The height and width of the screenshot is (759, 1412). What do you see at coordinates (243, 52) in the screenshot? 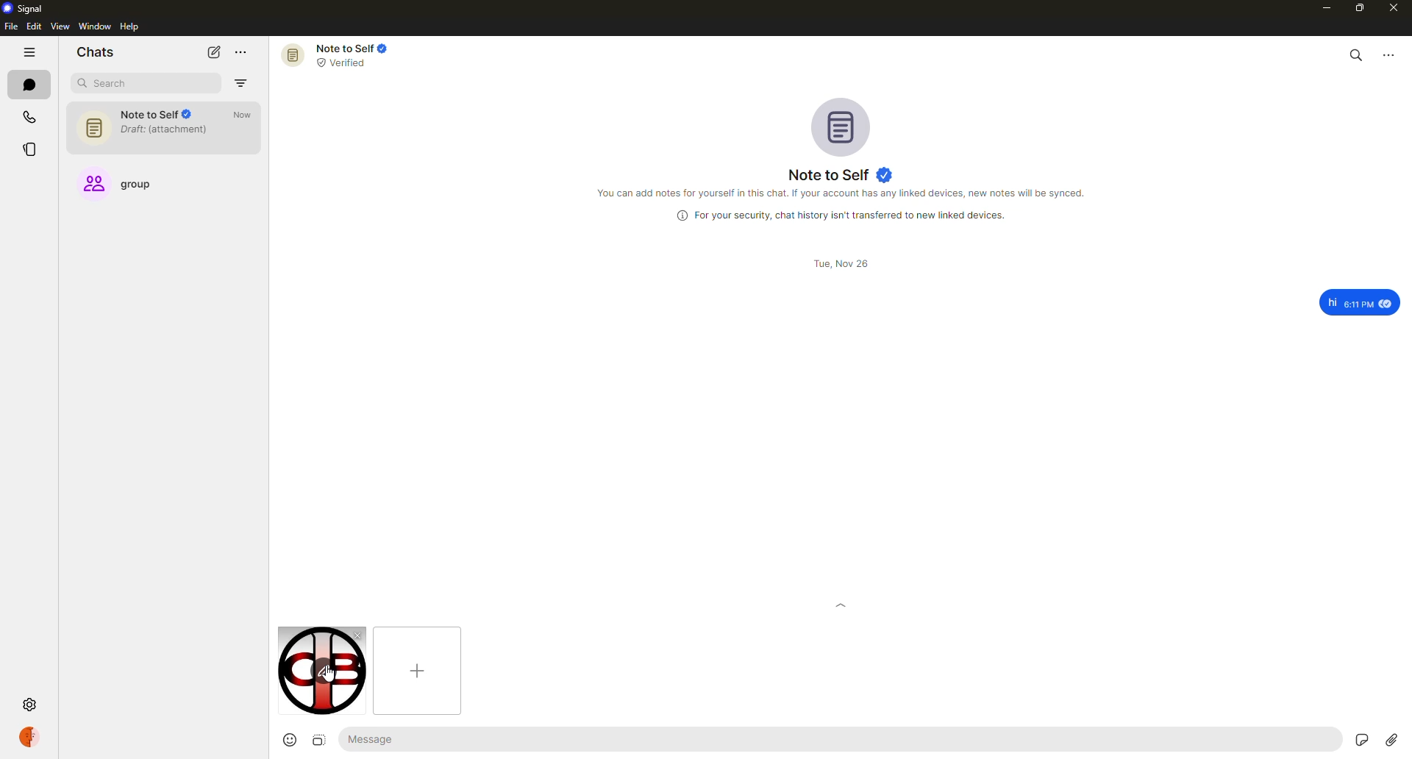
I see `more` at bounding box center [243, 52].